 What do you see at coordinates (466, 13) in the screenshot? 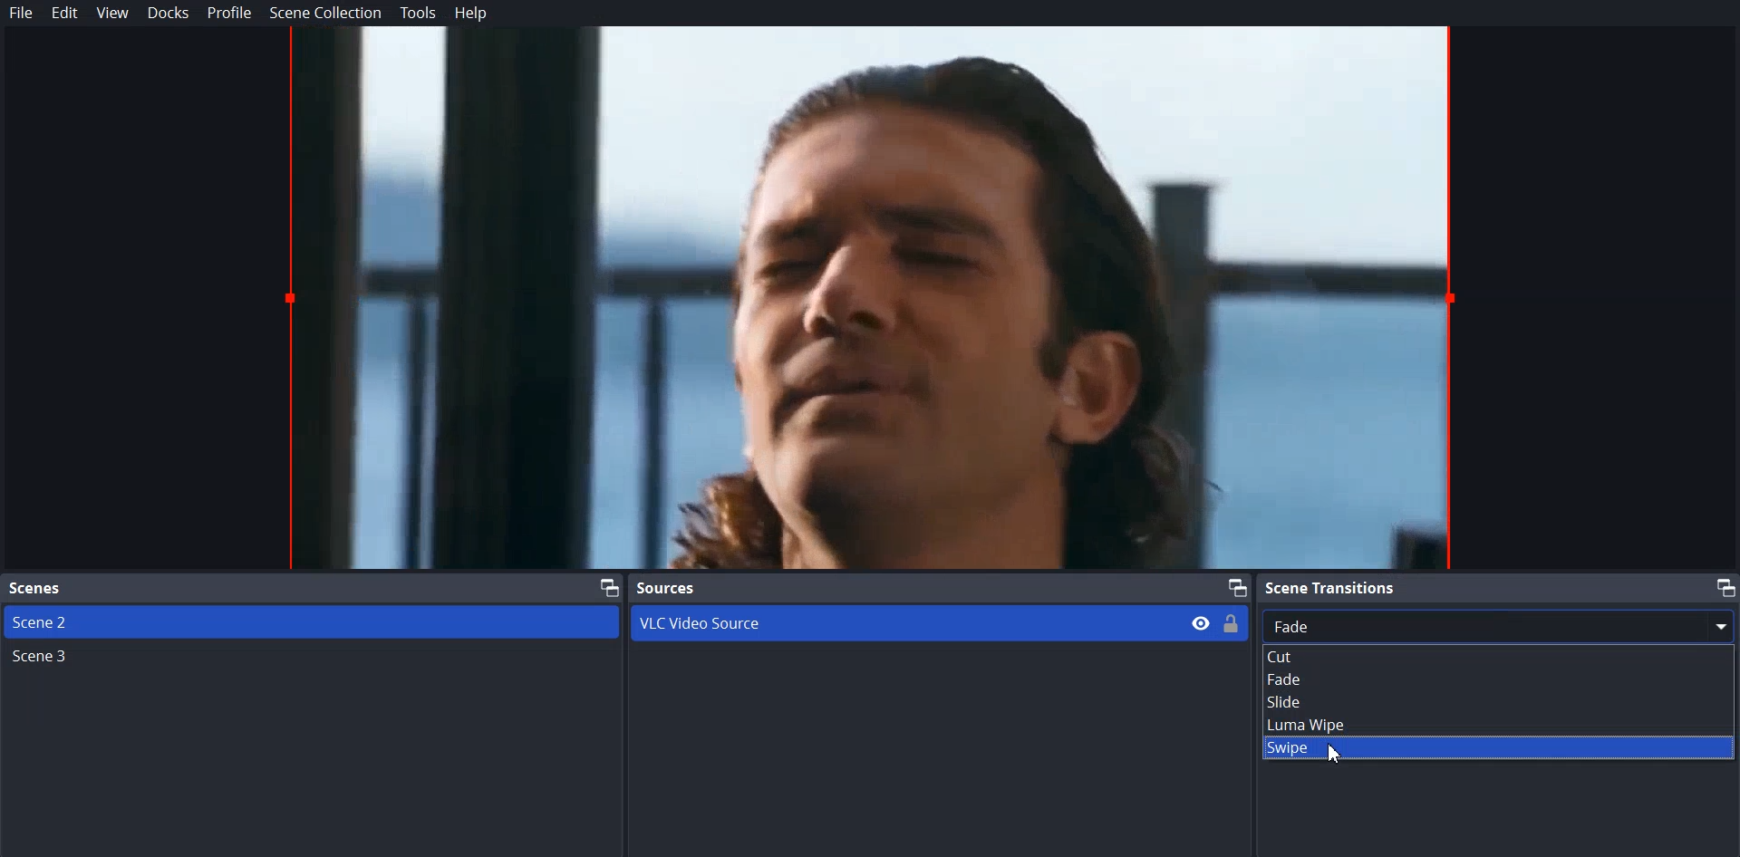
I see `Help` at bounding box center [466, 13].